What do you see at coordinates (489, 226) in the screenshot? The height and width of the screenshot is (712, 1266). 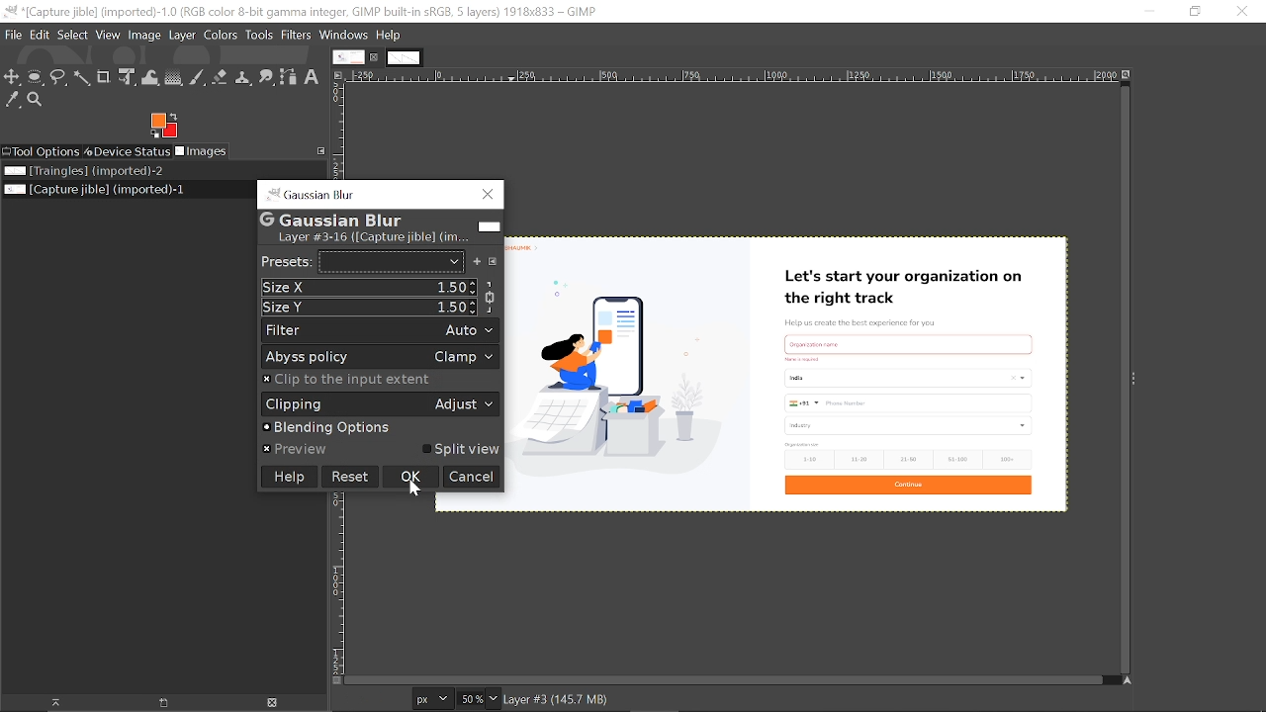 I see `Indicate layer color` at bounding box center [489, 226].